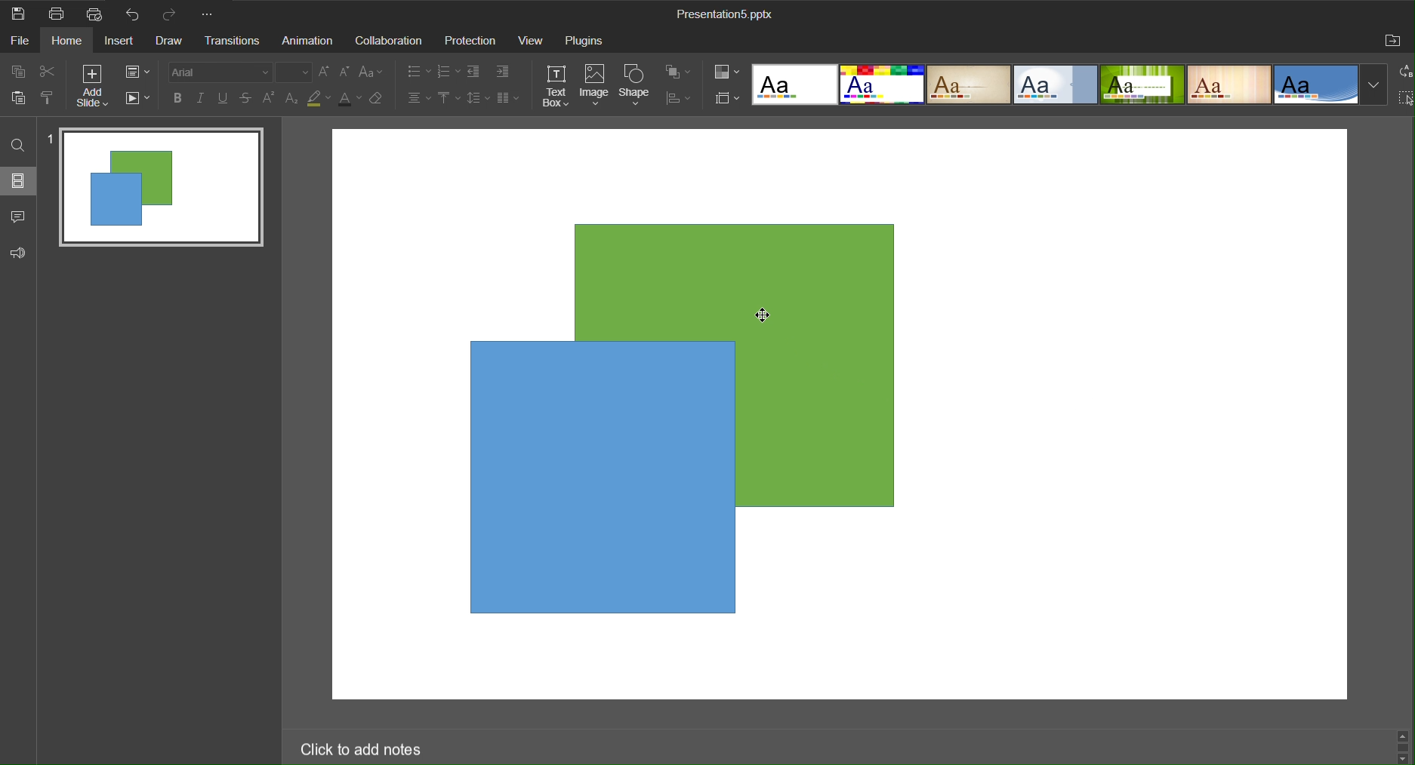  I want to click on Home, so click(70, 41).